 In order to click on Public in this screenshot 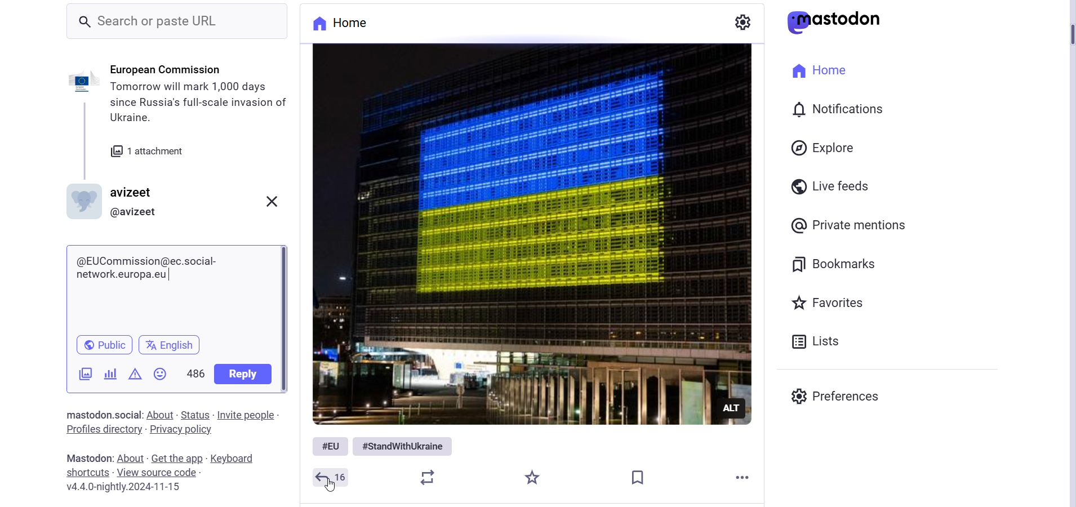, I will do `click(104, 344)`.